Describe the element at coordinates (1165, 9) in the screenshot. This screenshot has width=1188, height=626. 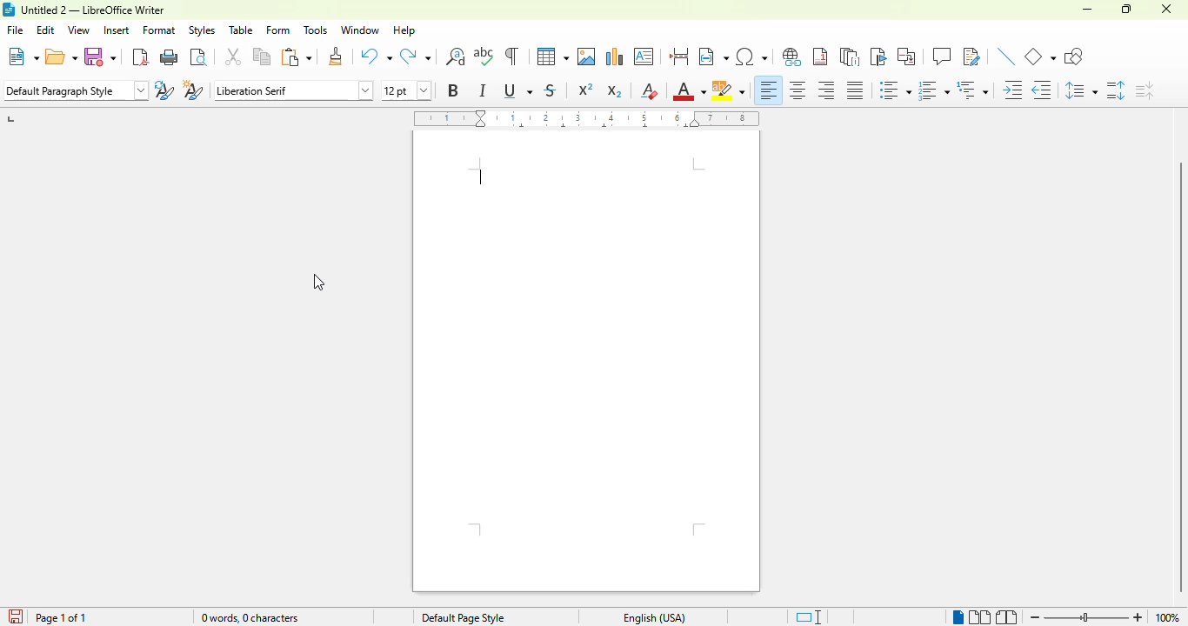
I see `close` at that location.